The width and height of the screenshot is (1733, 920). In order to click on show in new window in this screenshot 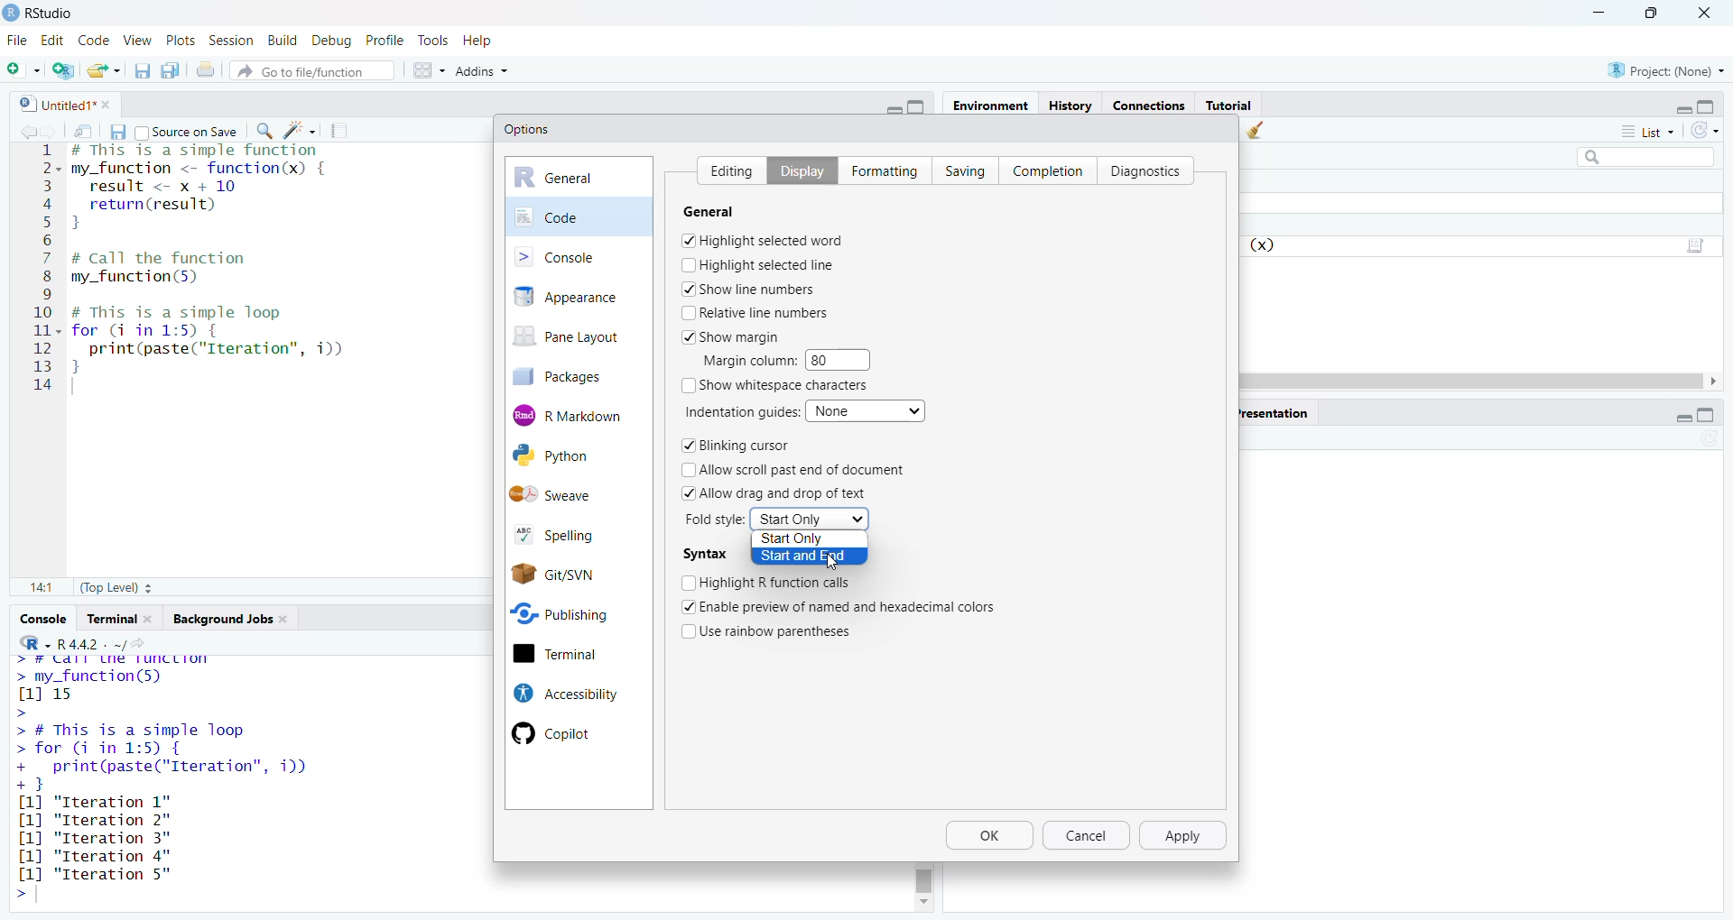, I will do `click(85, 130)`.